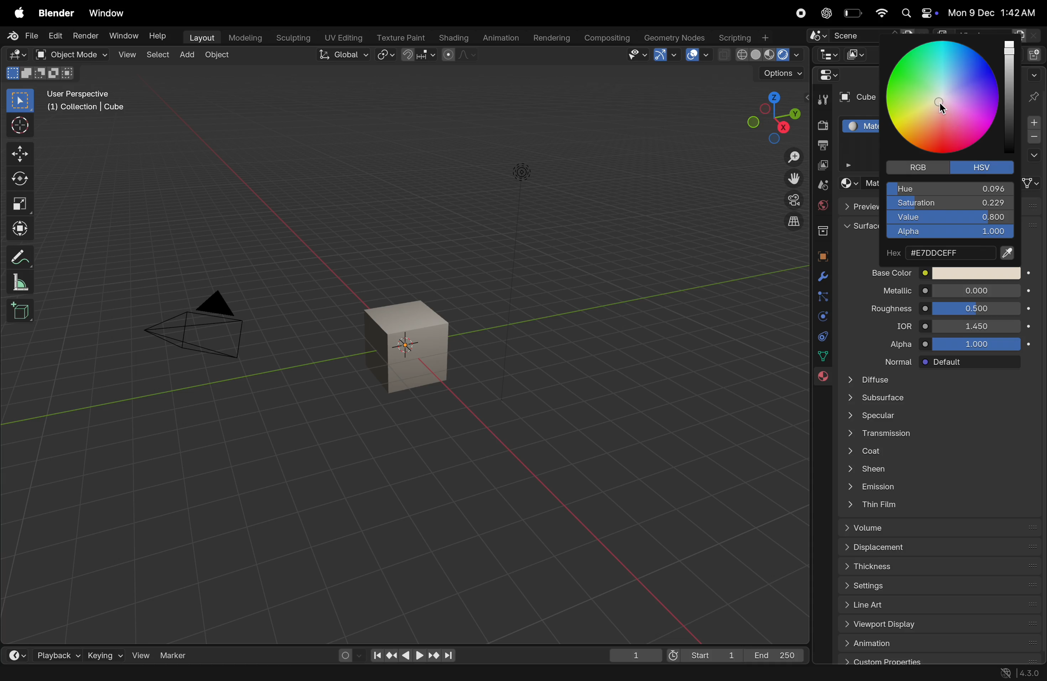 Image resolution: width=1047 pixels, height=681 pixels. What do you see at coordinates (608, 38) in the screenshot?
I see `composting` at bounding box center [608, 38].